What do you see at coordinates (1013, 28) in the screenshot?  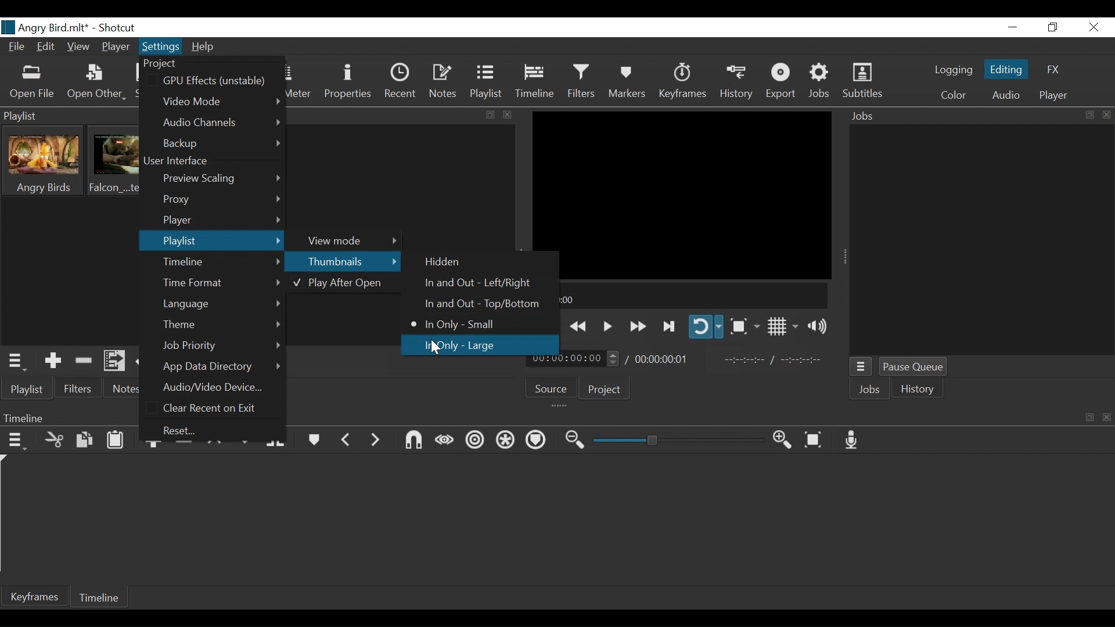 I see `minimize` at bounding box center [1013, 28].